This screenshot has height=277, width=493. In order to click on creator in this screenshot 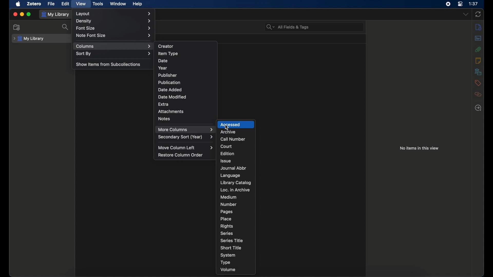, I will do `click(166, 46)`.